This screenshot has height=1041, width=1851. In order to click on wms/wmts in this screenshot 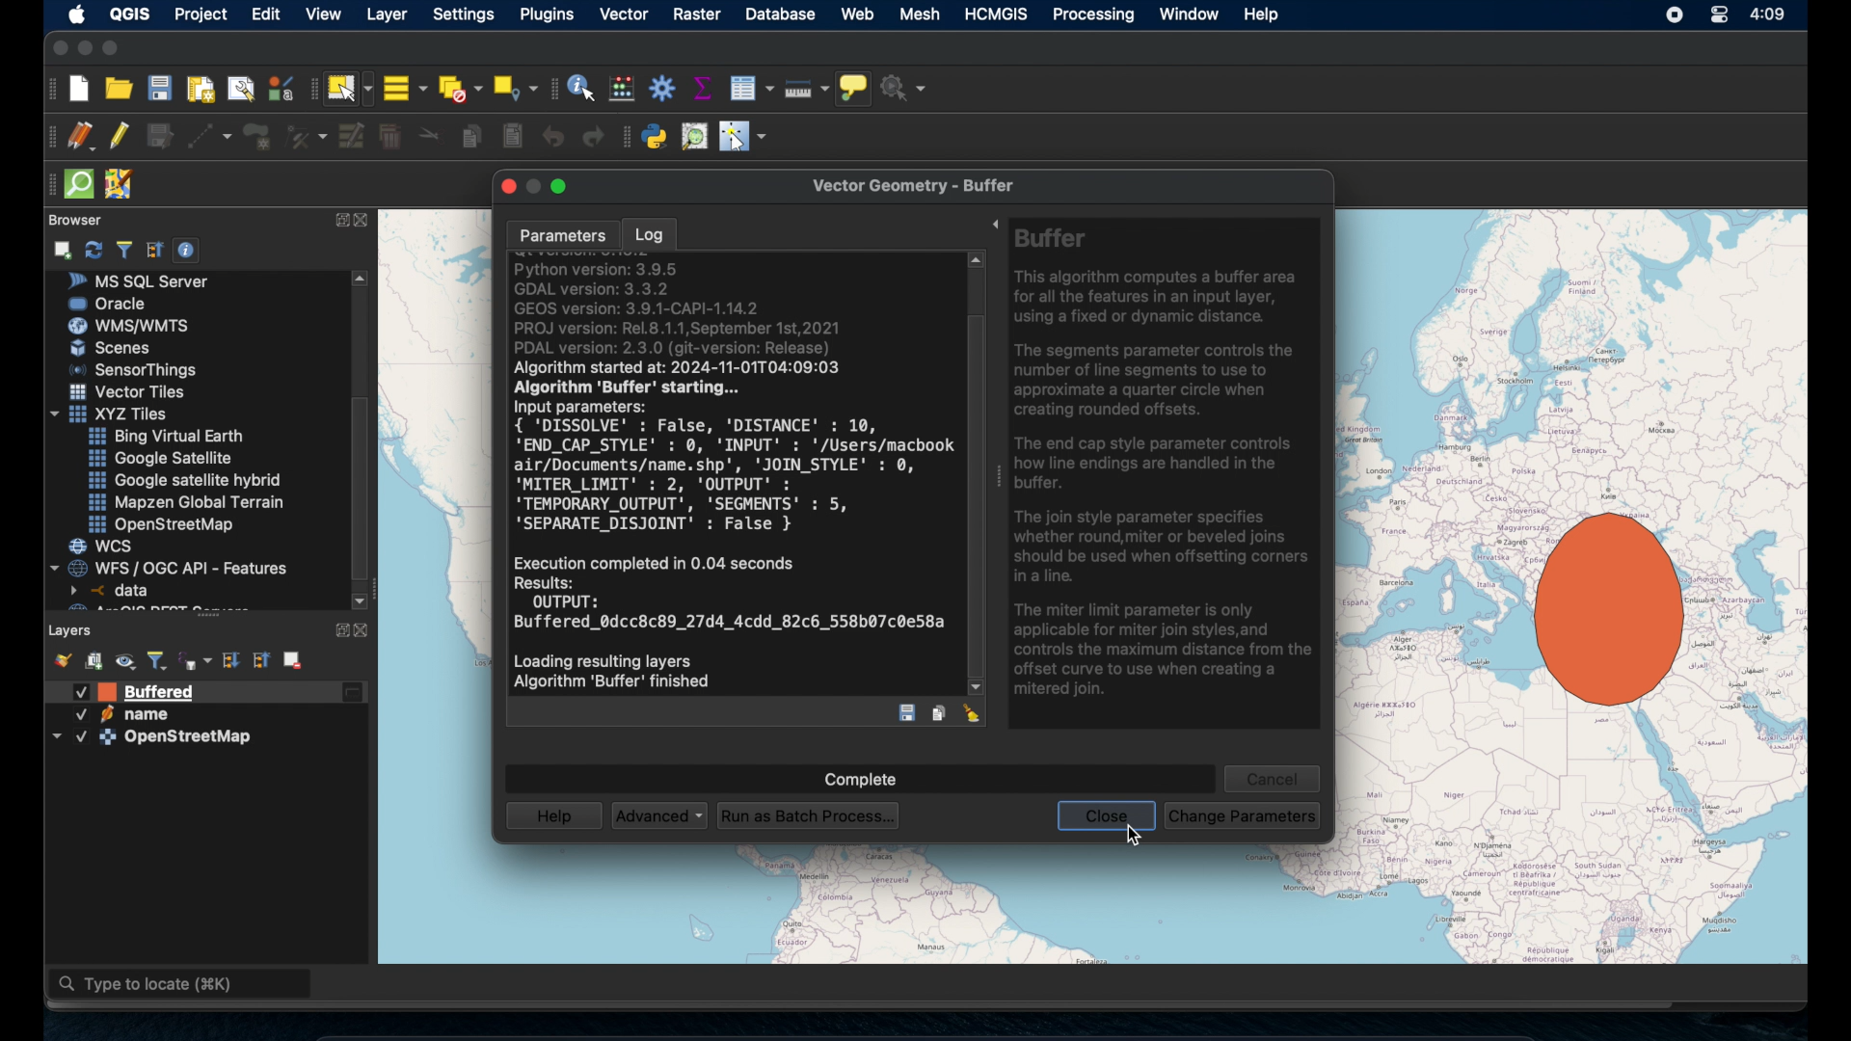, I will do `click(128, 325)`.